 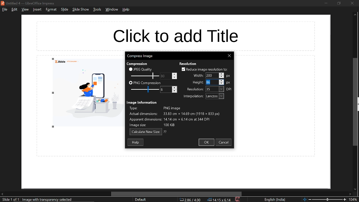 I want to click on calculate new size, so click(x=146, y=132).